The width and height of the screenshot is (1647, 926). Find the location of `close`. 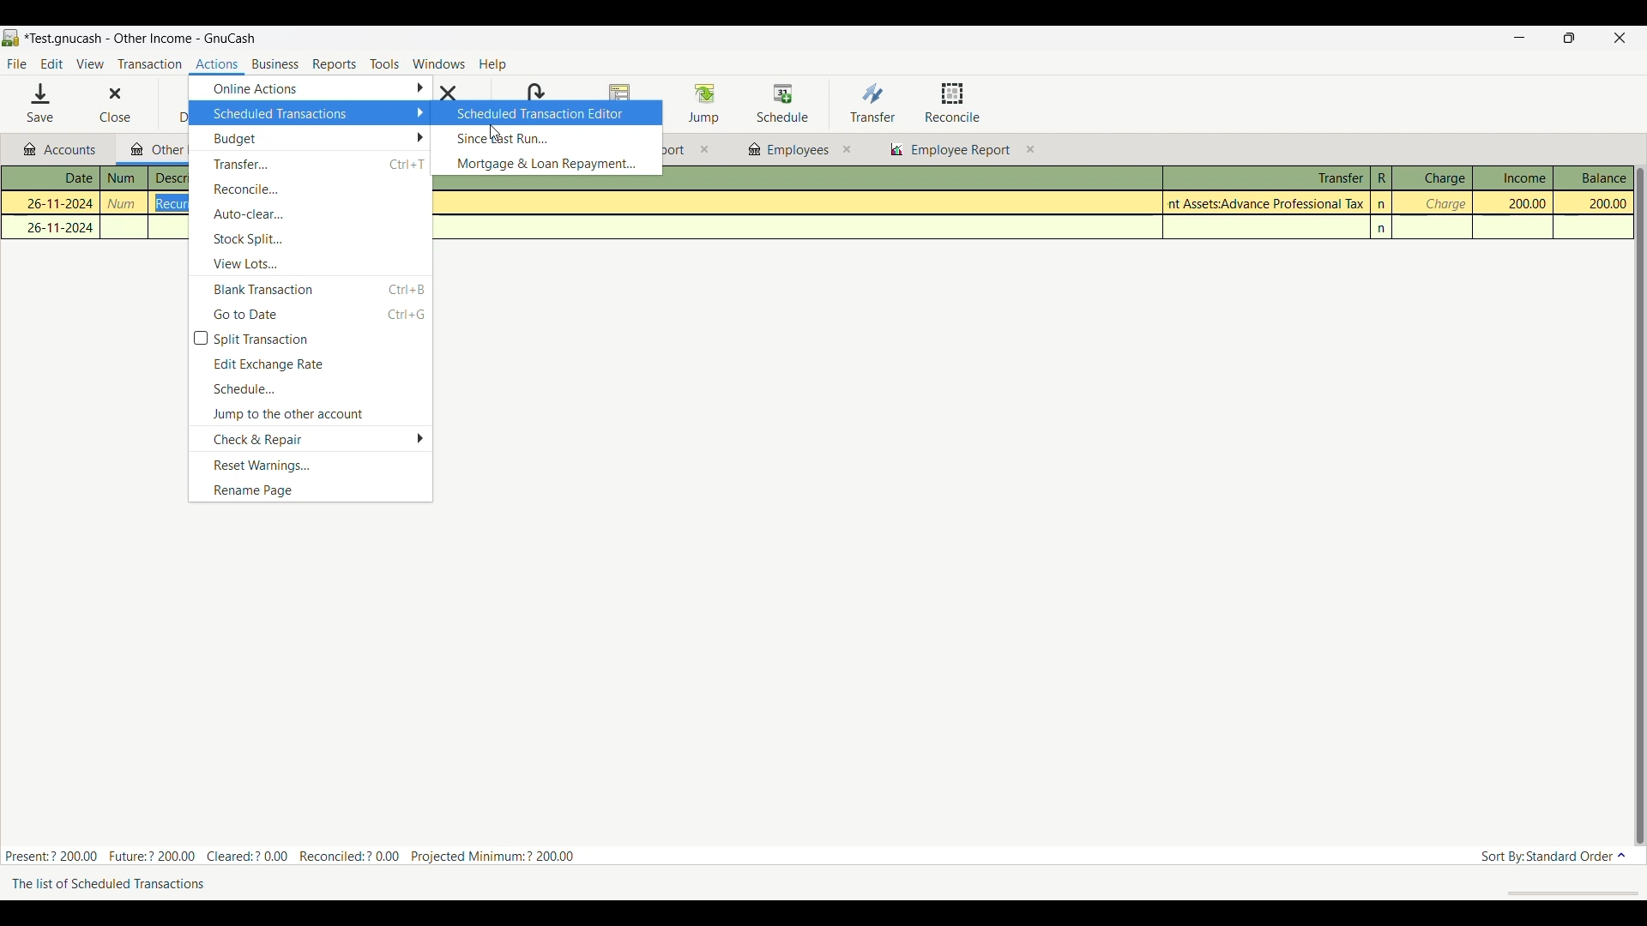

close is located at coordinates (847, 149).